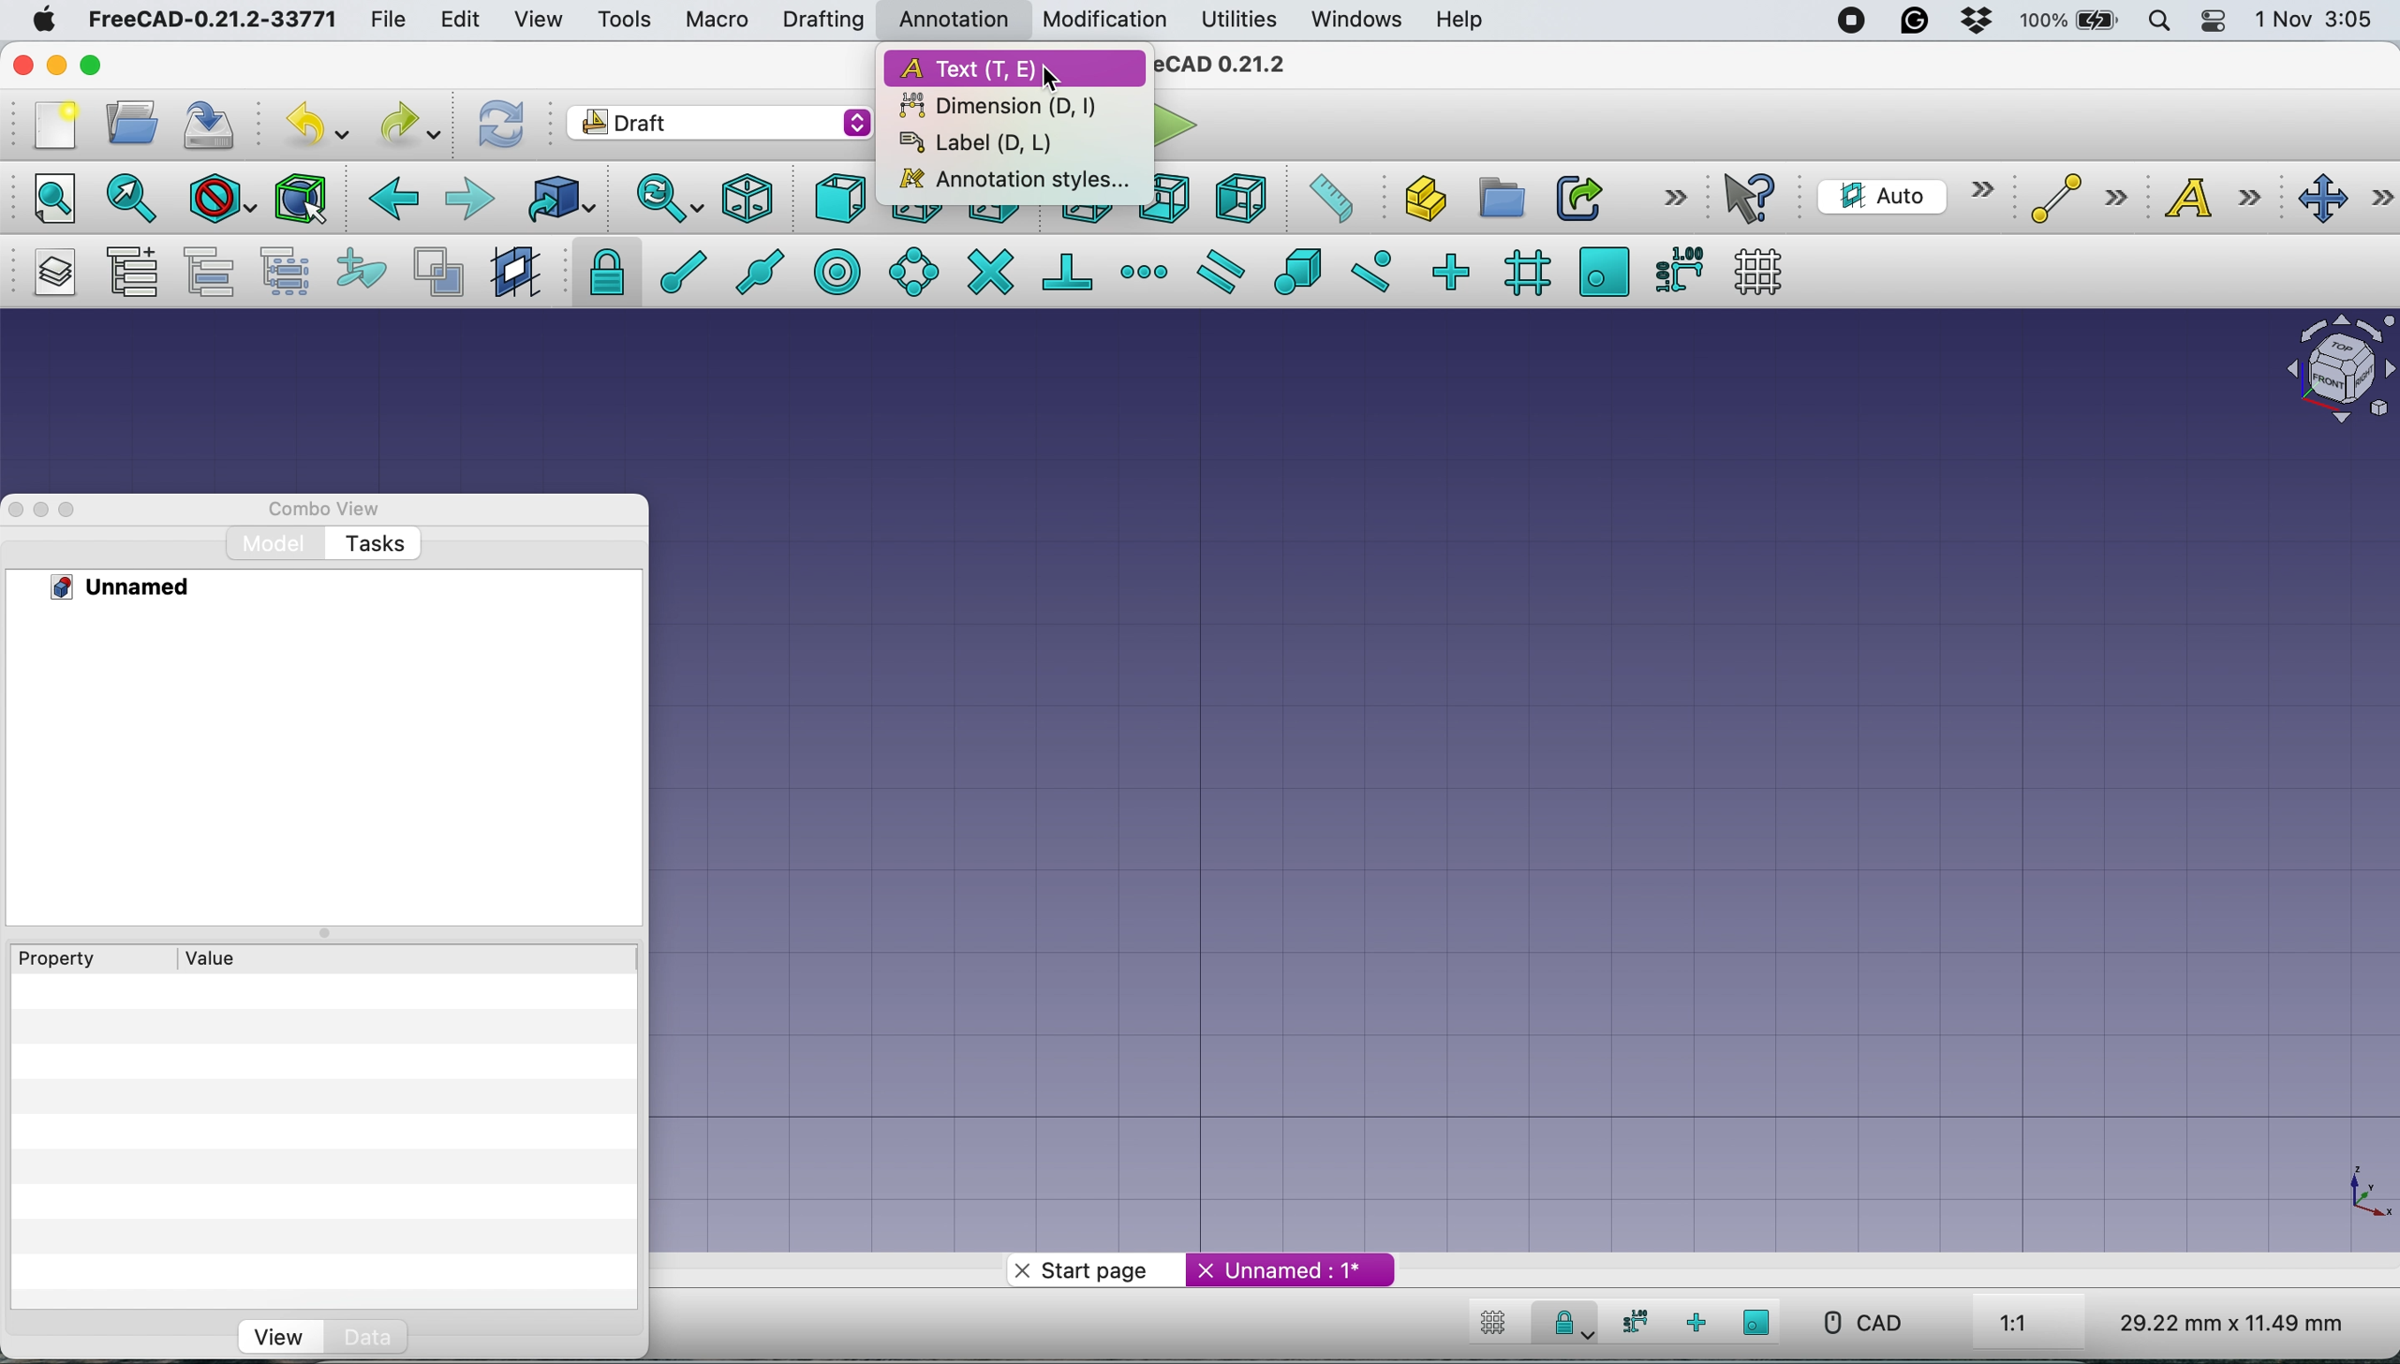  What do you see at coordinates (1708, 1321) in the screenshot?
I see `snap ortho` at bounding box center [1708, 1321].